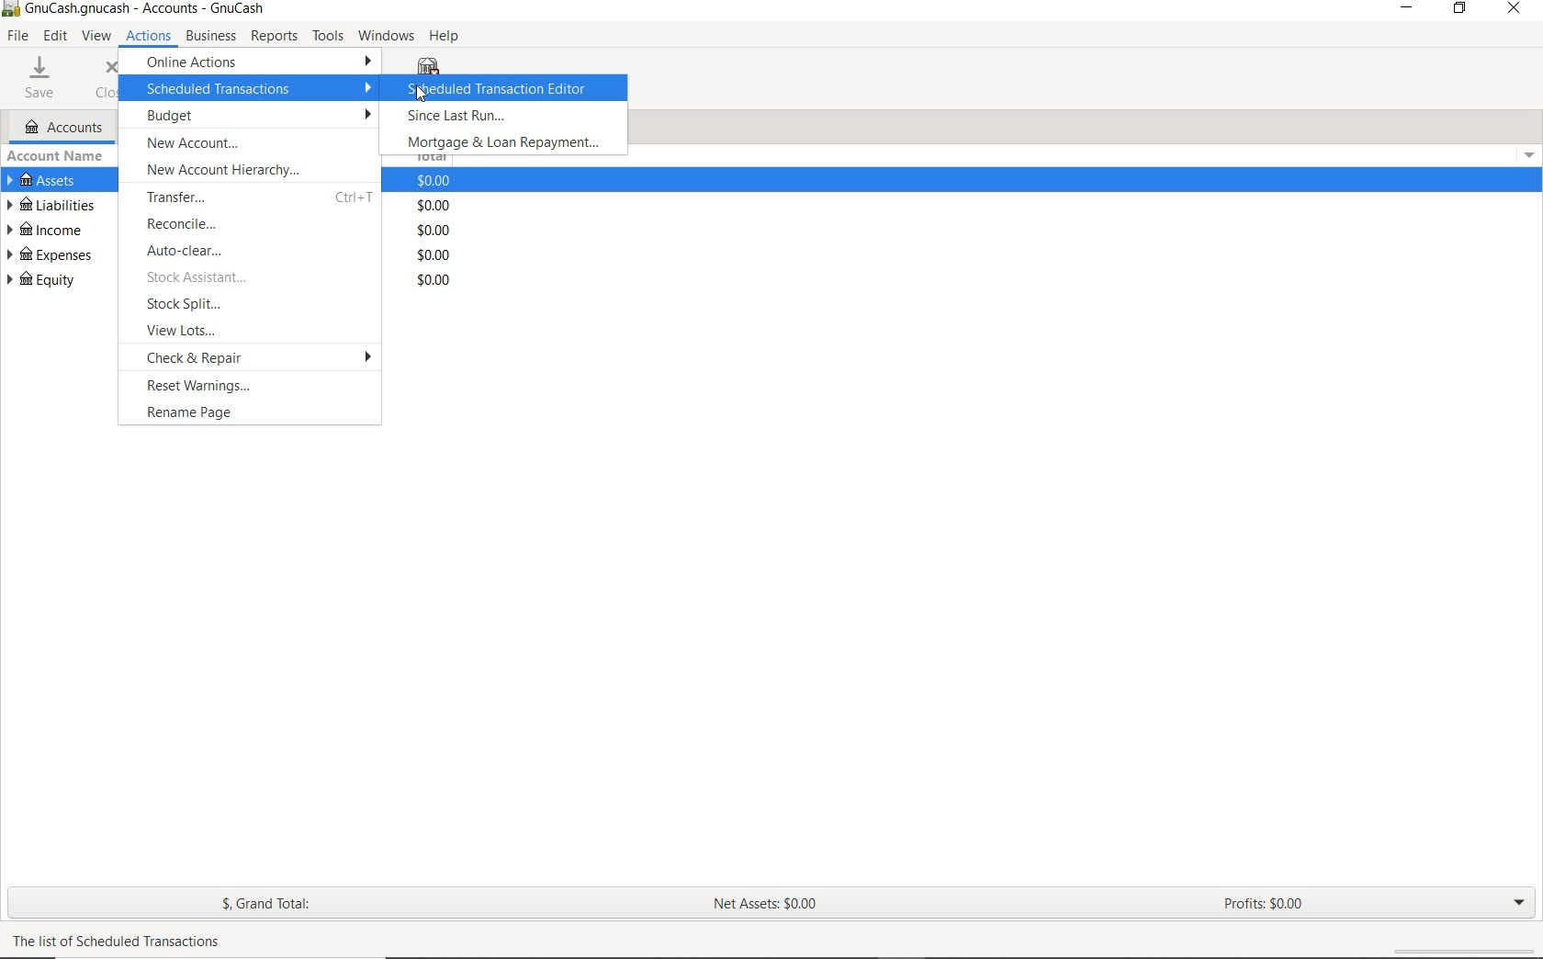  What do you see at coordinates (421, 96) in the screenshot?
I see `cursor` at bounding box center [421, 96].